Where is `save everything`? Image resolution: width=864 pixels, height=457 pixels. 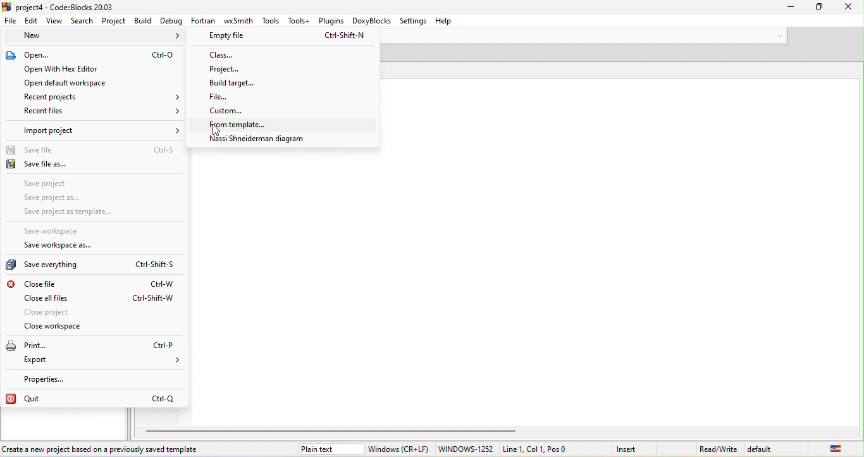
save everything is located at coordinates (93, 263).